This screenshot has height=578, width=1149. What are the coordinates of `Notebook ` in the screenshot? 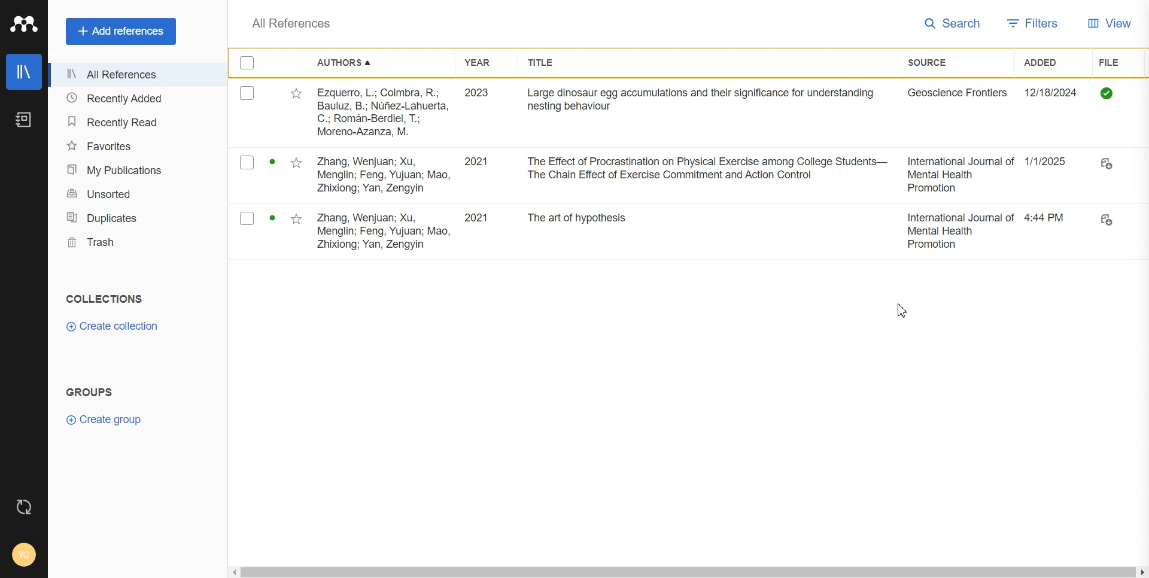 It's located at (25, 120).